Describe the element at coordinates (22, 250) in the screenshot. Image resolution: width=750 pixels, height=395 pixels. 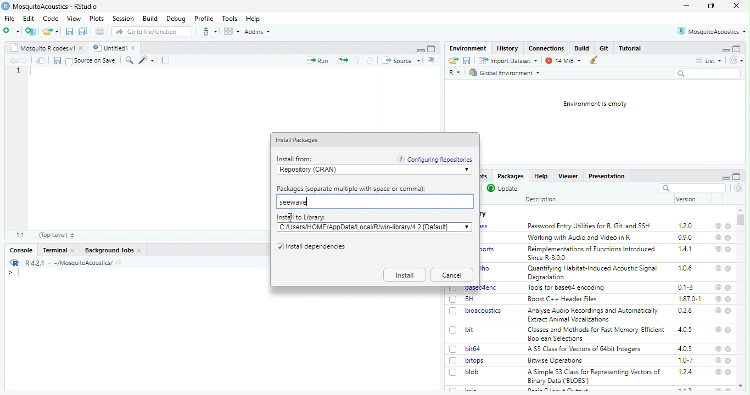
I see `Console` at that location.